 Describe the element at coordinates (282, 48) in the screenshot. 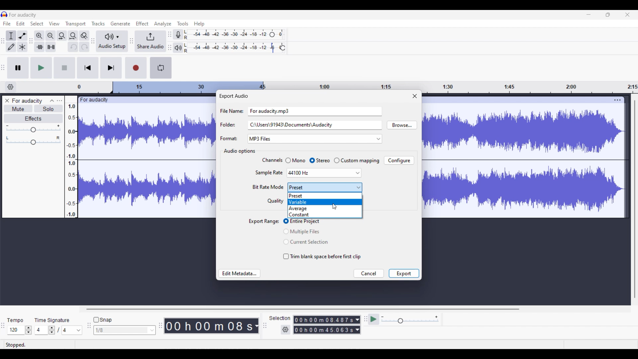

I see `Header to change playback speed` at that location.